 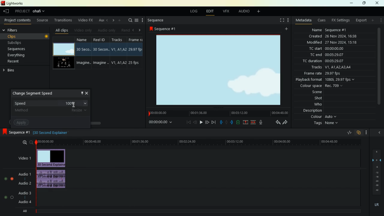 What do you see at coordinates (26, 202) in the screenshot?
I see `audio4` at bounding box center [26, 202].